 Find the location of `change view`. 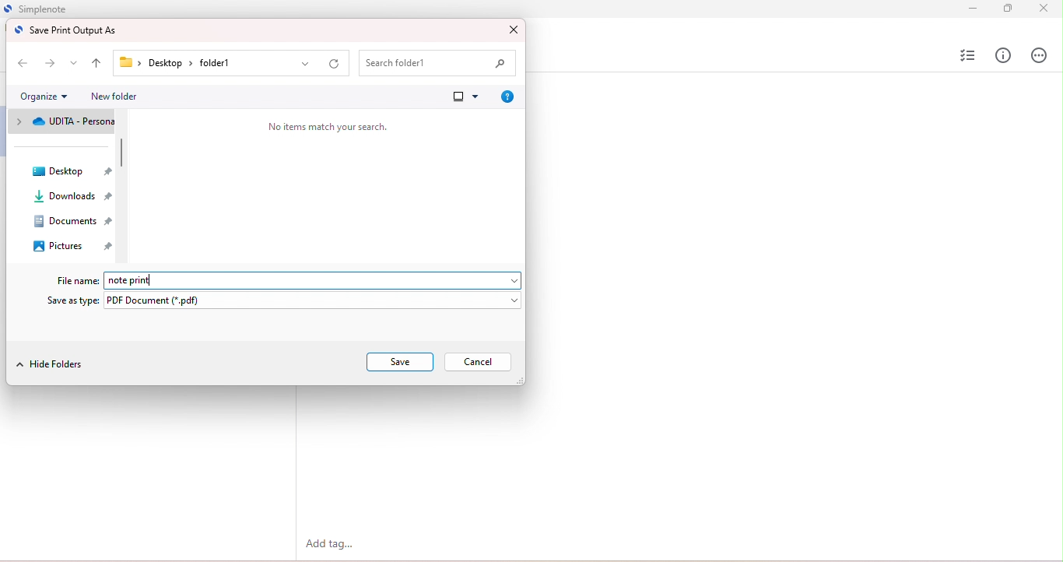

change view is located at coordinates (464, 96).